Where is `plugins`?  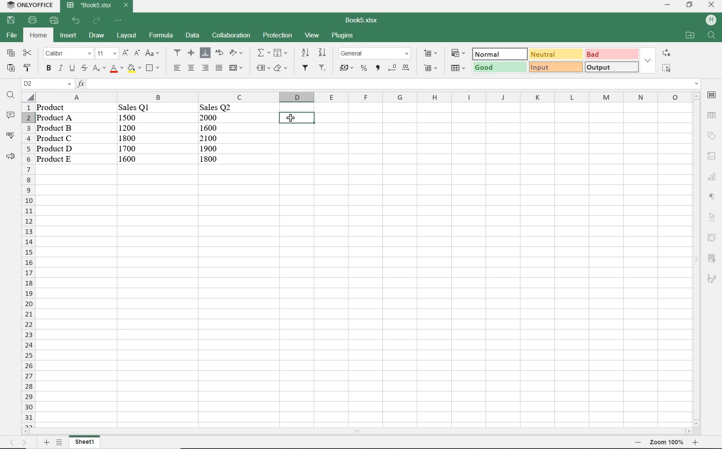
plugins is located at coordinates (343, 35).